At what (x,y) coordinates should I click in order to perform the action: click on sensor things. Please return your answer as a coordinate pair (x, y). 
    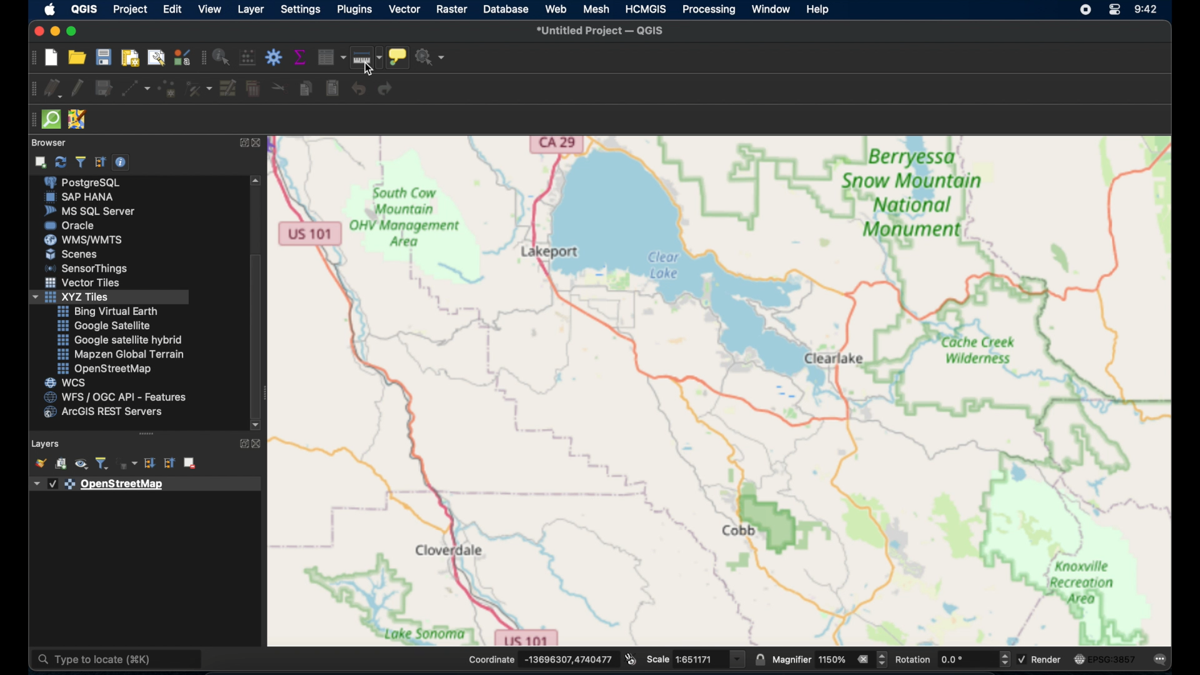
    Looking at the image, I should click on (89, 268).